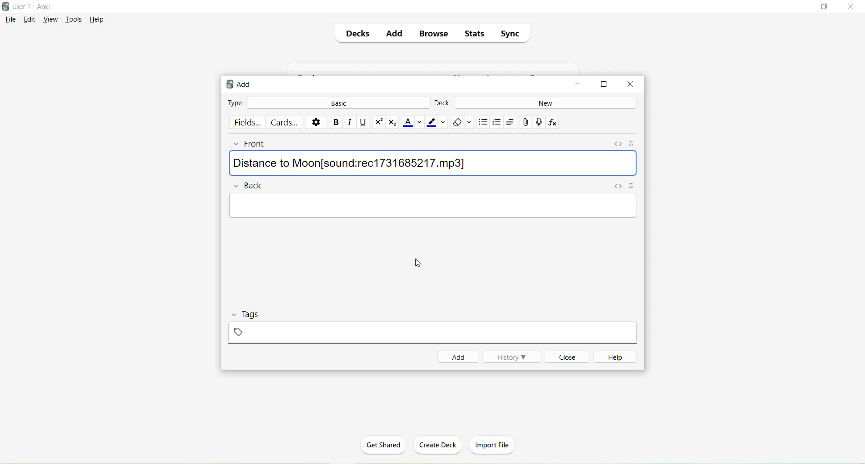 Image resolution: width=865 pixels, height=464 pixels. What do you see at coordinates (619, 187) in the screenshot?
I see `Toggle HTML Editor` at bounding box center [619, 187].